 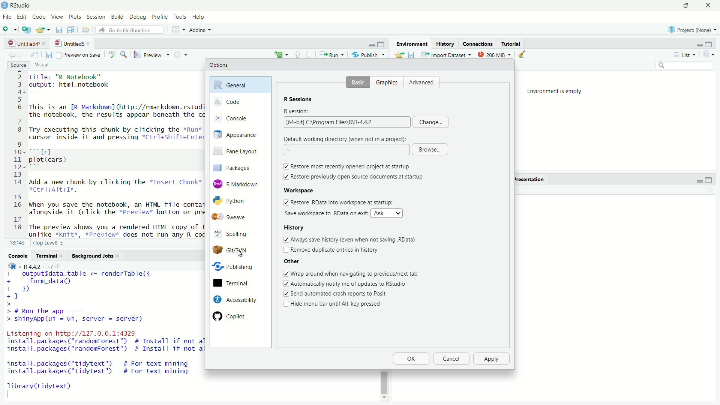 What do you see at coordinates (17, 242) in the screenshot?
I see `18:143` at bounding box center [17, 242].